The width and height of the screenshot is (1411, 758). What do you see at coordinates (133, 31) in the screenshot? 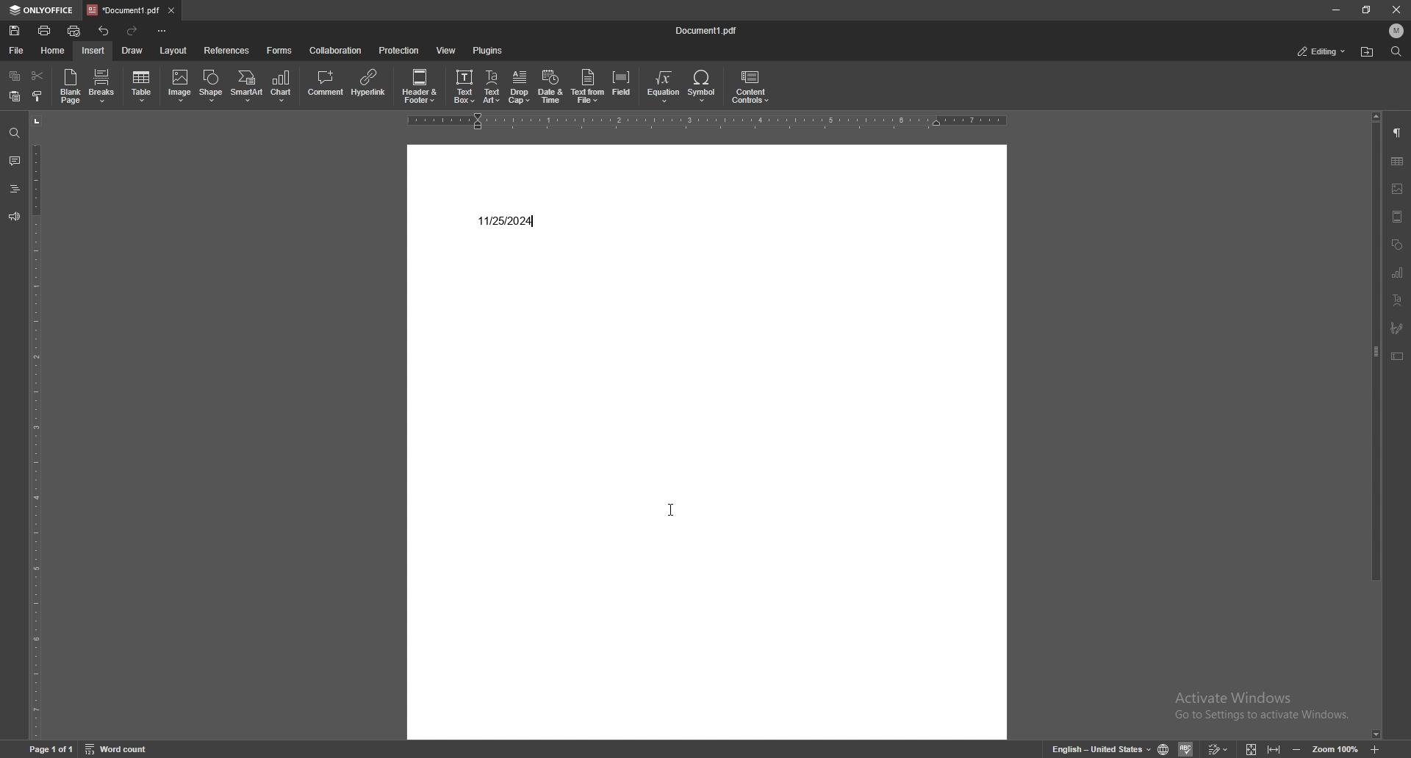
I see `redo` at bounding box center [133, 31].